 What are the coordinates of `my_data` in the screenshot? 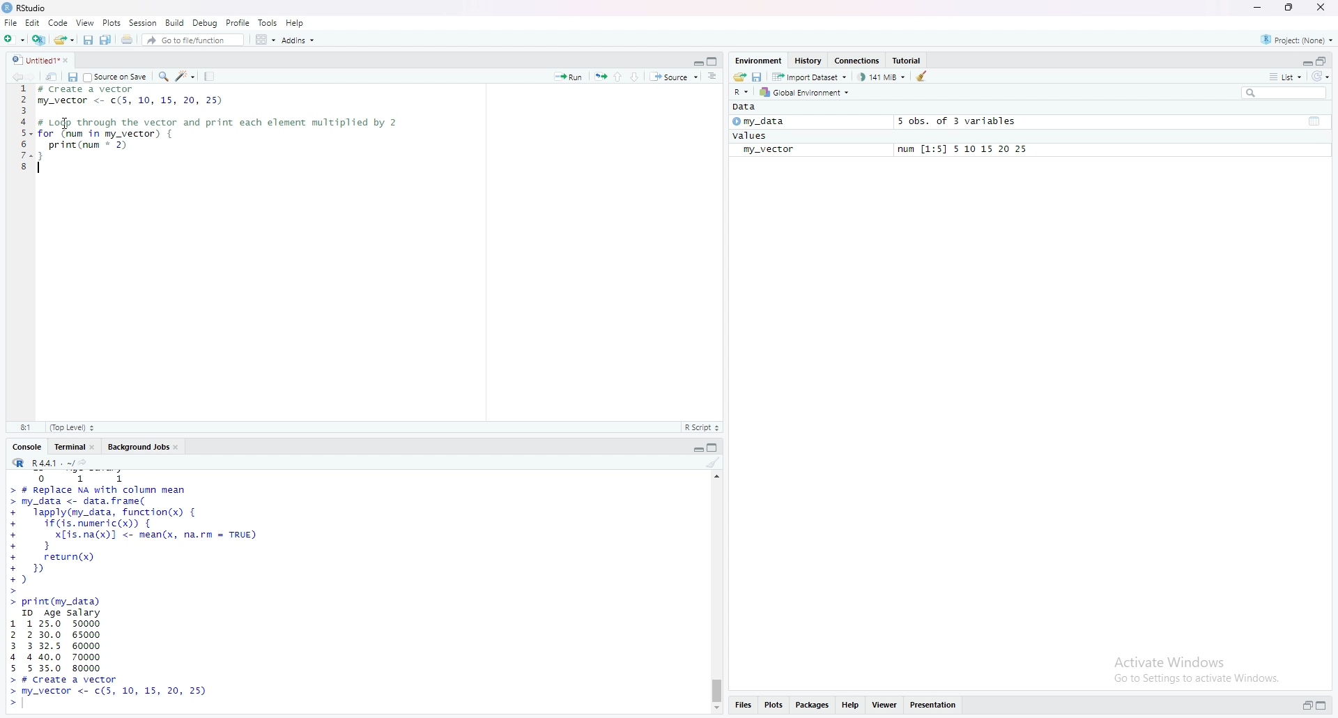 It's located at (762, 121).